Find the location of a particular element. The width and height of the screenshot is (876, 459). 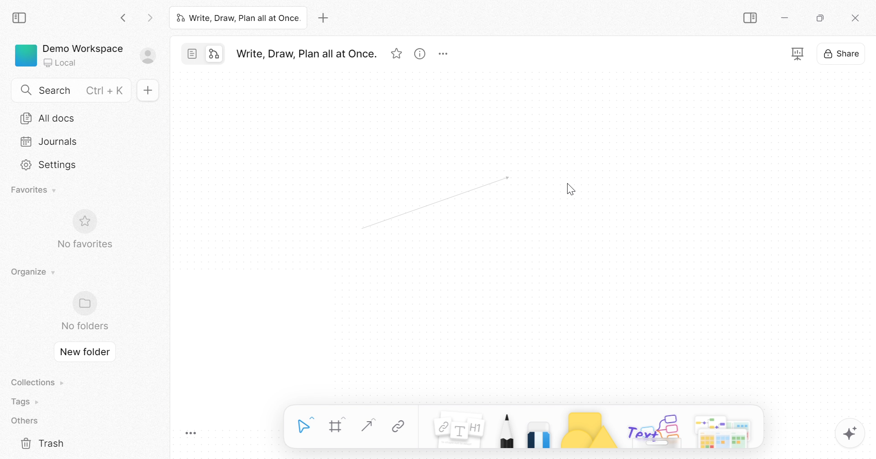

Collapse sidebar is located at coordinates (21, 18).